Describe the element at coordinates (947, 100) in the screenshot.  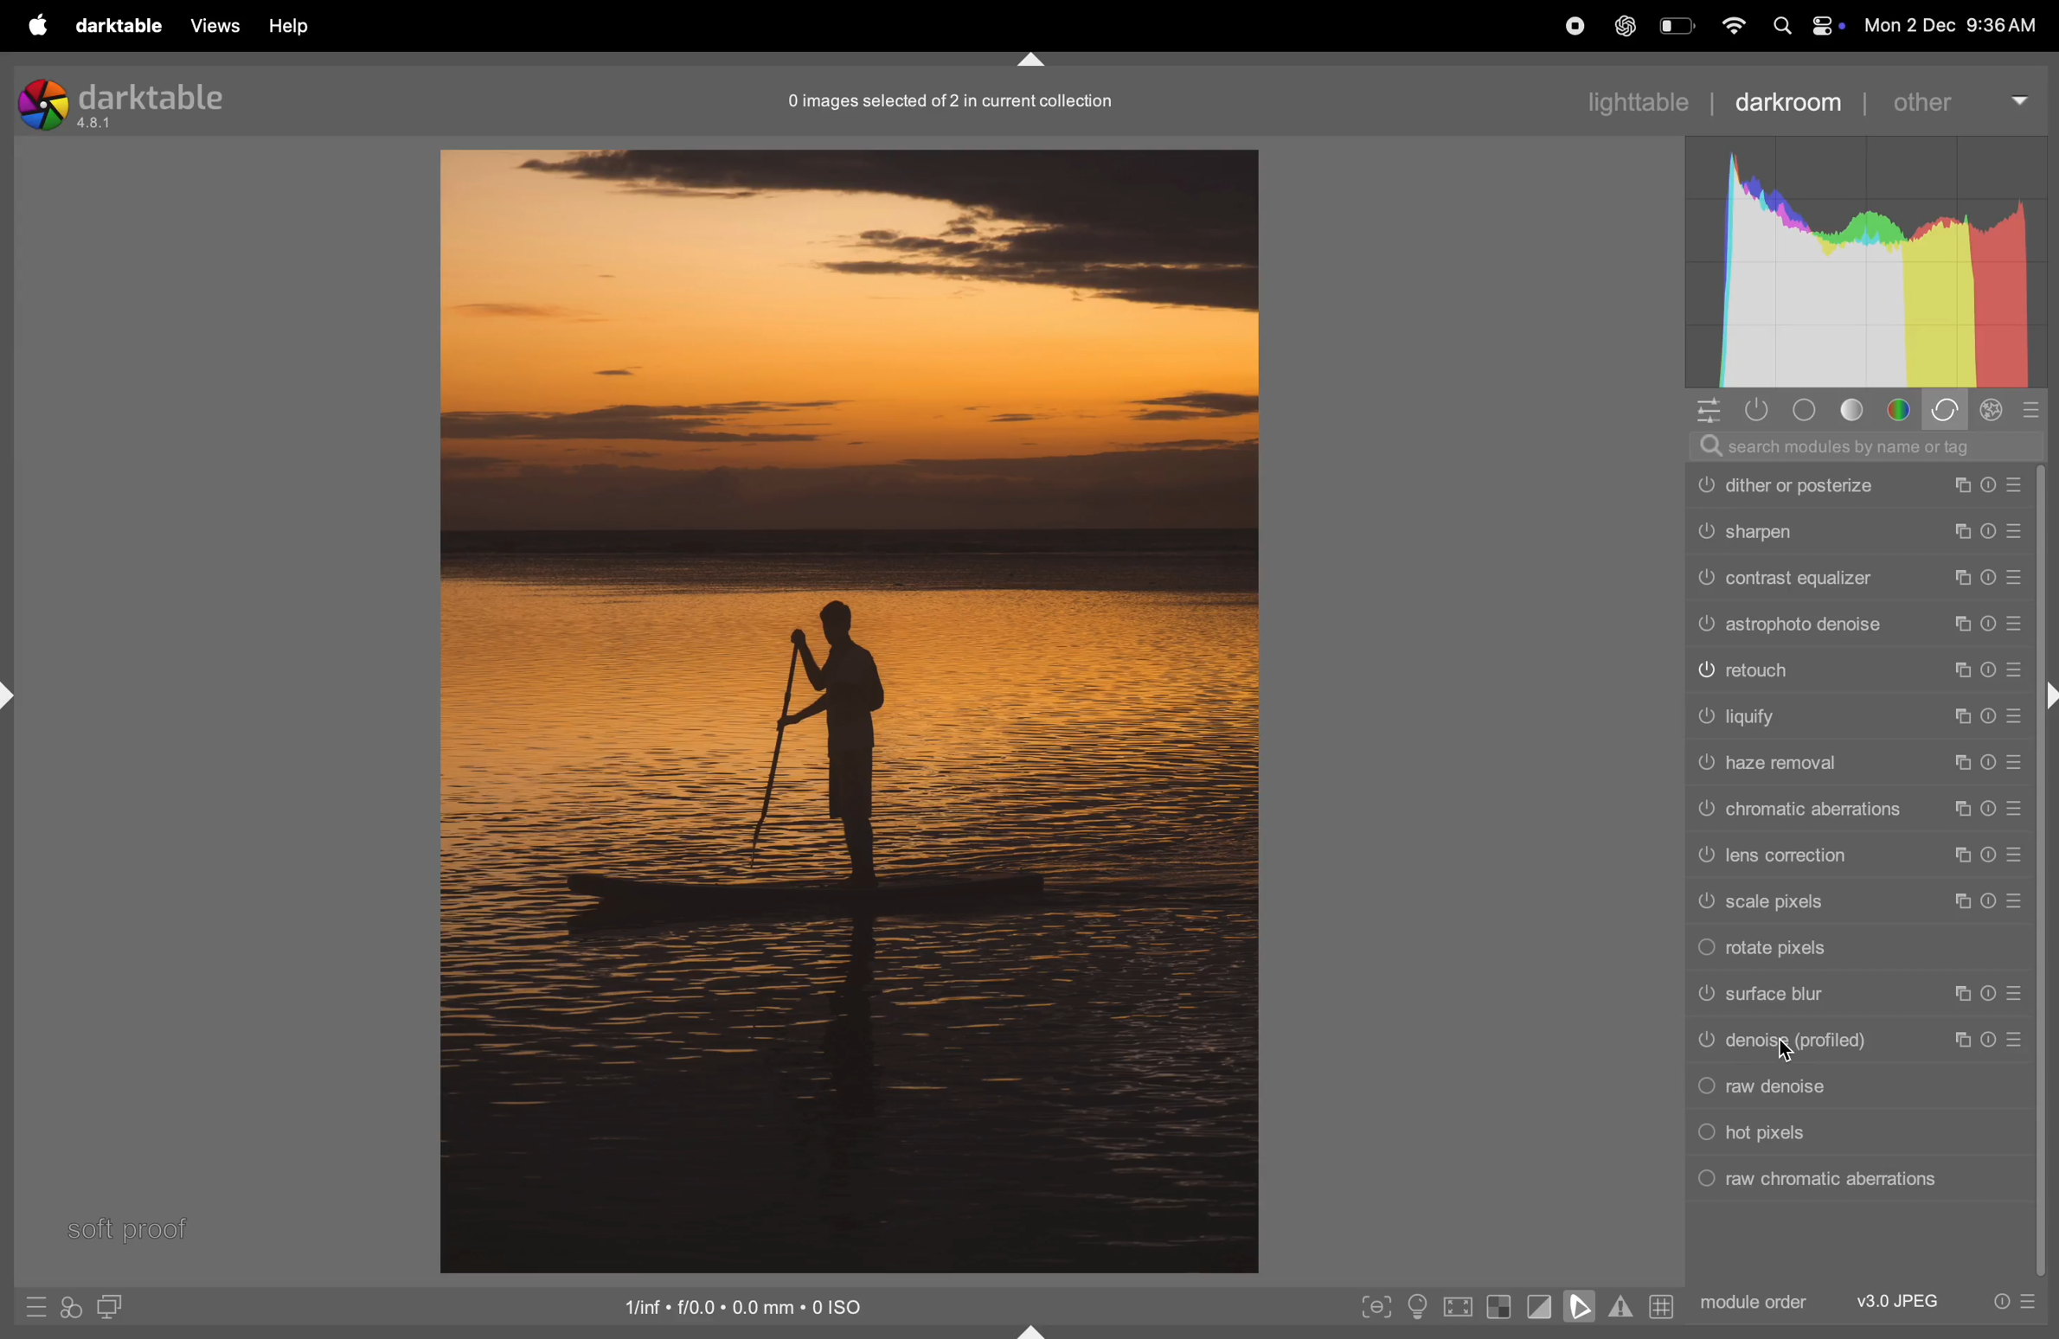
I see `image collection` at that location.